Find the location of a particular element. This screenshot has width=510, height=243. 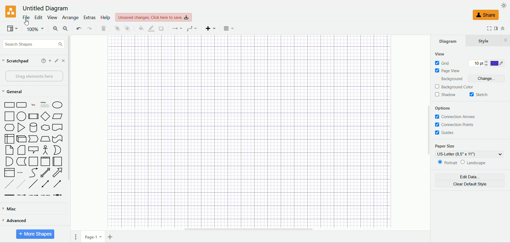

Line is located at coordinates (33, 184).